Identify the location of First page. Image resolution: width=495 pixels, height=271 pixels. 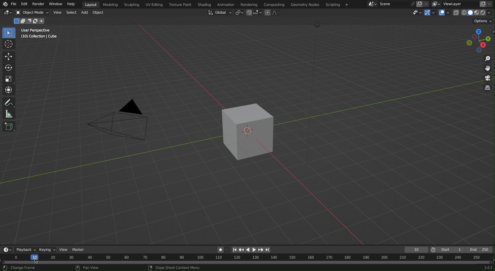
(234, 250).